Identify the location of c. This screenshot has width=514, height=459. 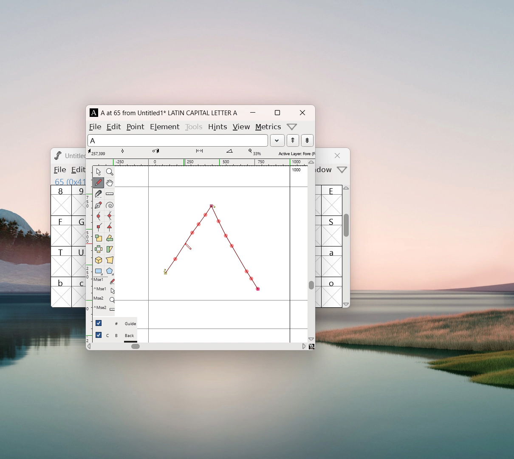
(79, 292).